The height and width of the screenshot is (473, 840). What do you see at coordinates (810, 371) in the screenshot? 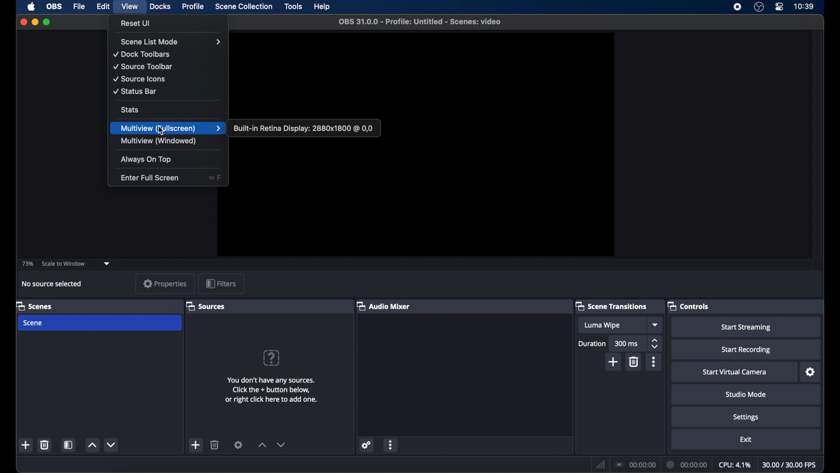
I see `settings` at bounding box center [810, 371].